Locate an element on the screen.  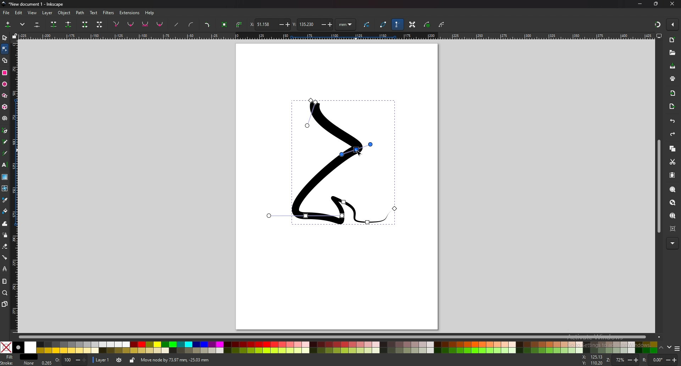
pages is located at coordinates (5, 304).